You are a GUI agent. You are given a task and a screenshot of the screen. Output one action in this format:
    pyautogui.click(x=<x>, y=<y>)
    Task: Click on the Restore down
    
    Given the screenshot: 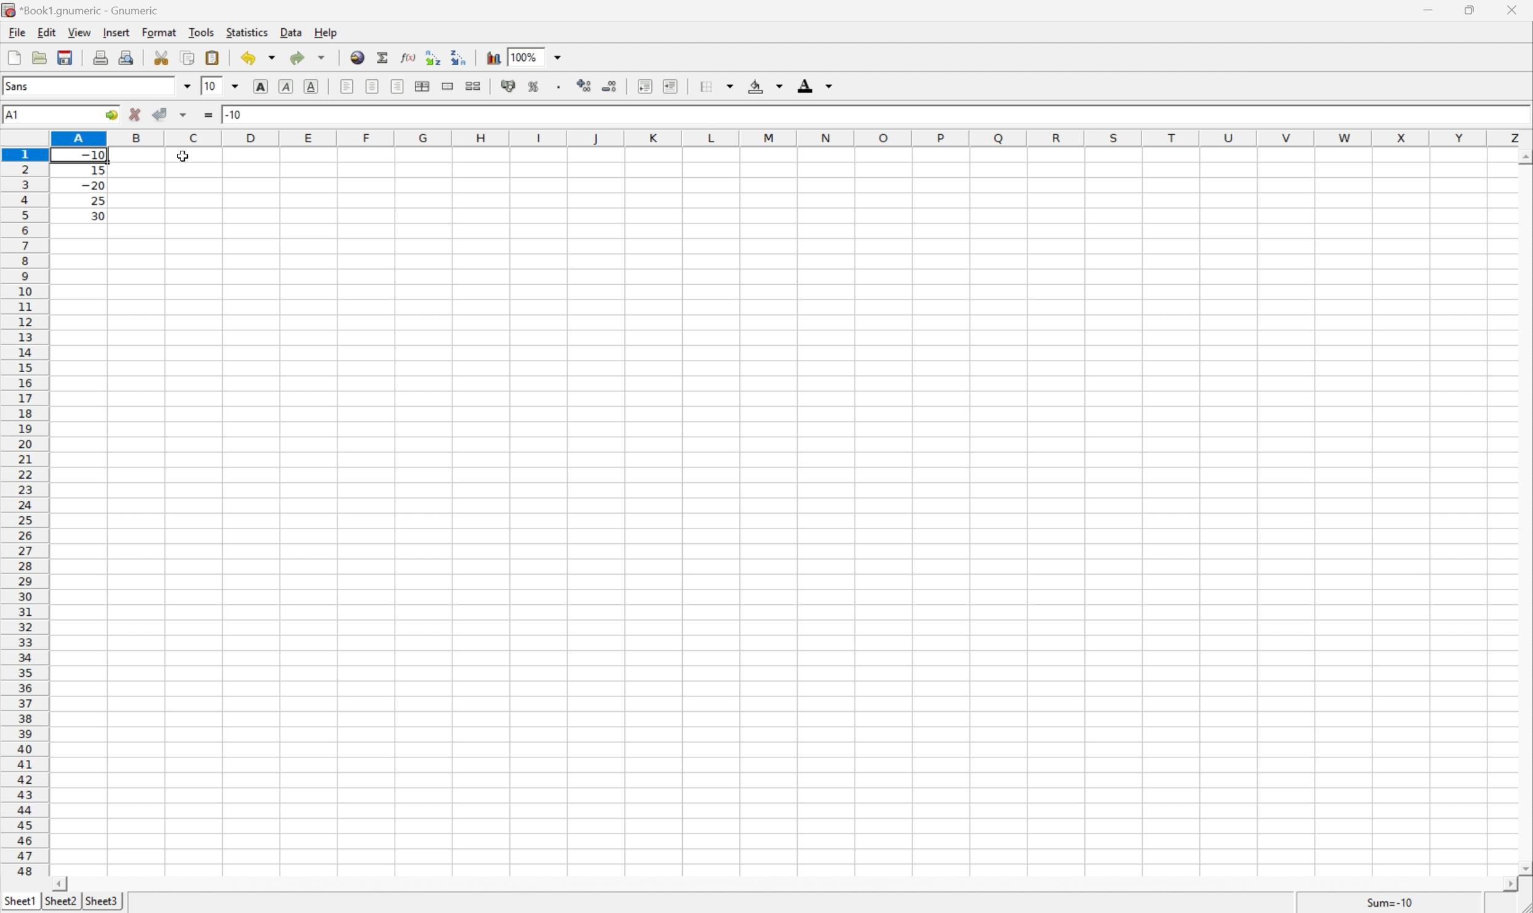 What is the action you would take?
    pyautogui.click(x=1467, y=10)
    